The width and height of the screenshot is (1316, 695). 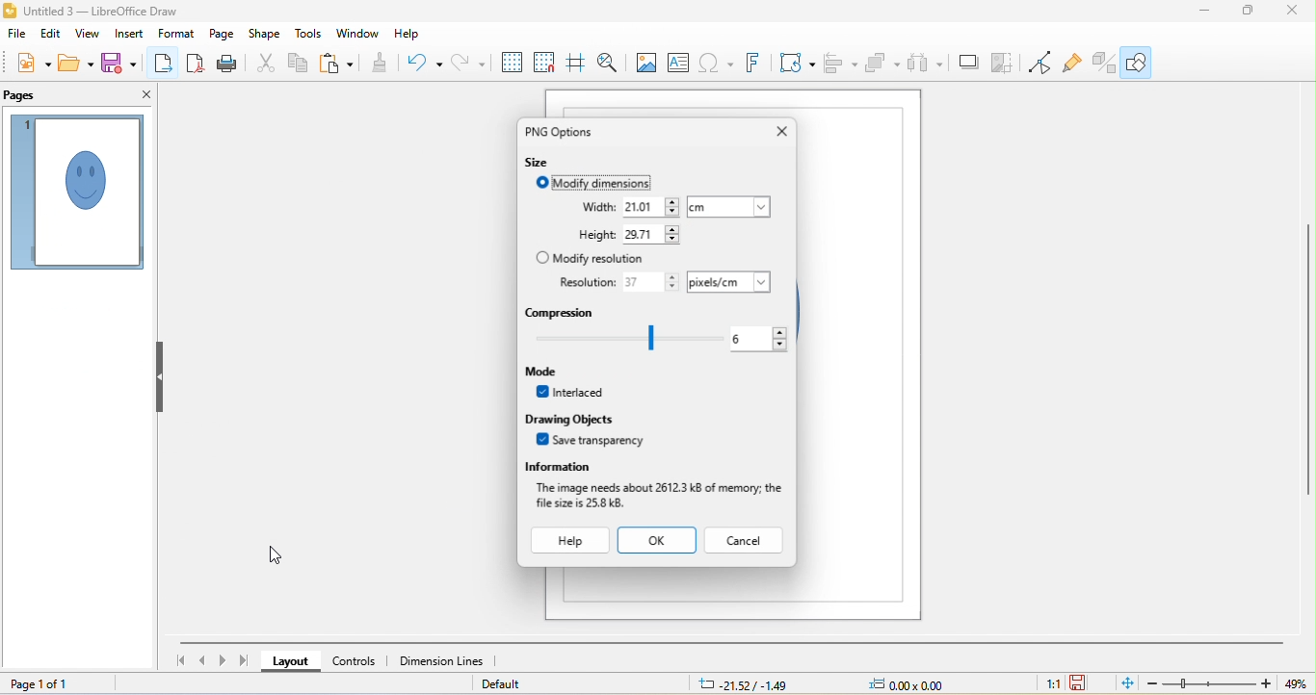 I want to click on compression, so click(x=561, y=313).